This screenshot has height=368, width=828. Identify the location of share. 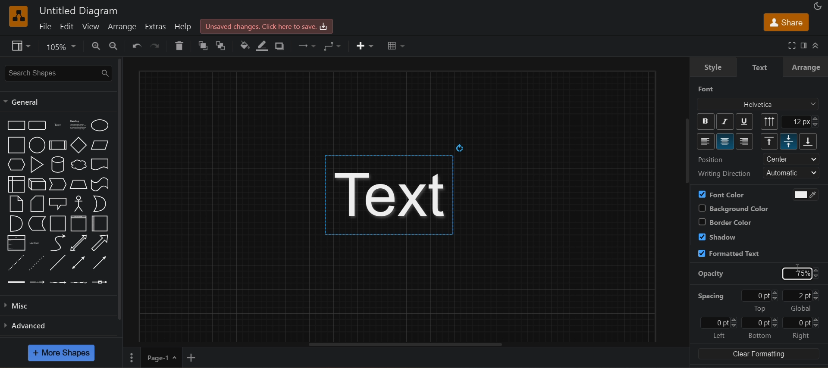
(785, 22).